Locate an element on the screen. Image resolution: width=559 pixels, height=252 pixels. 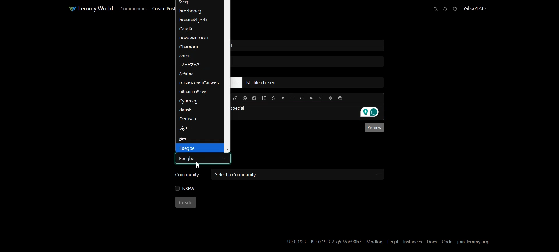
typing field is located at coordinates (310, 62).